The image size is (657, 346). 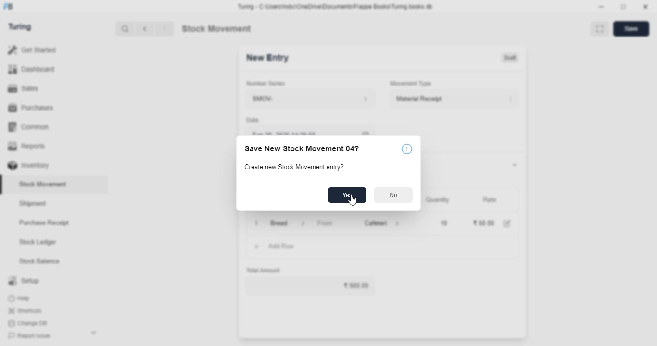 I want to click on save, so click(x=632, y=29).